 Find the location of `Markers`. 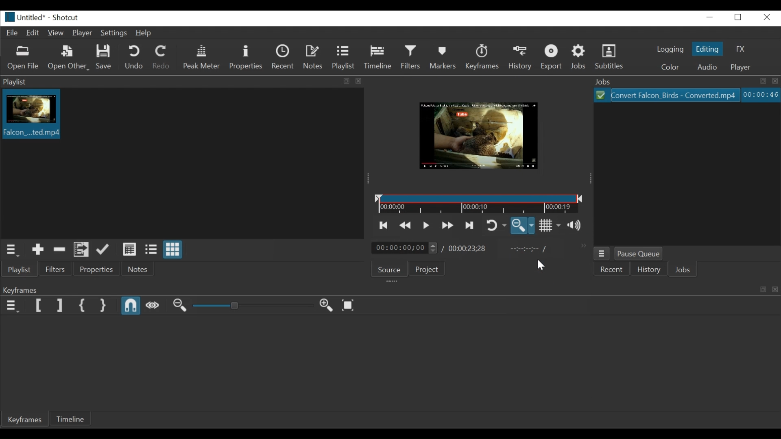

Markers is located at coordinates (444, 57).